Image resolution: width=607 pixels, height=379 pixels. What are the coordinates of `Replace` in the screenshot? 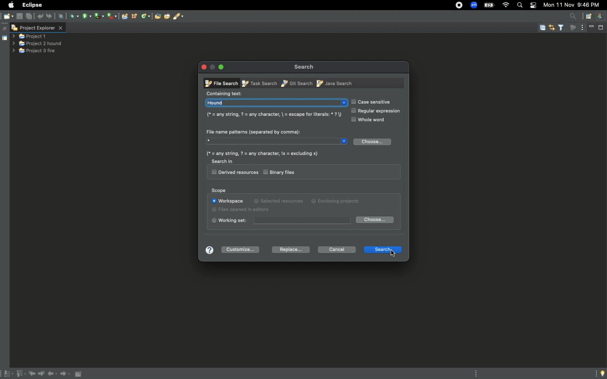 It's located at (288, 250).